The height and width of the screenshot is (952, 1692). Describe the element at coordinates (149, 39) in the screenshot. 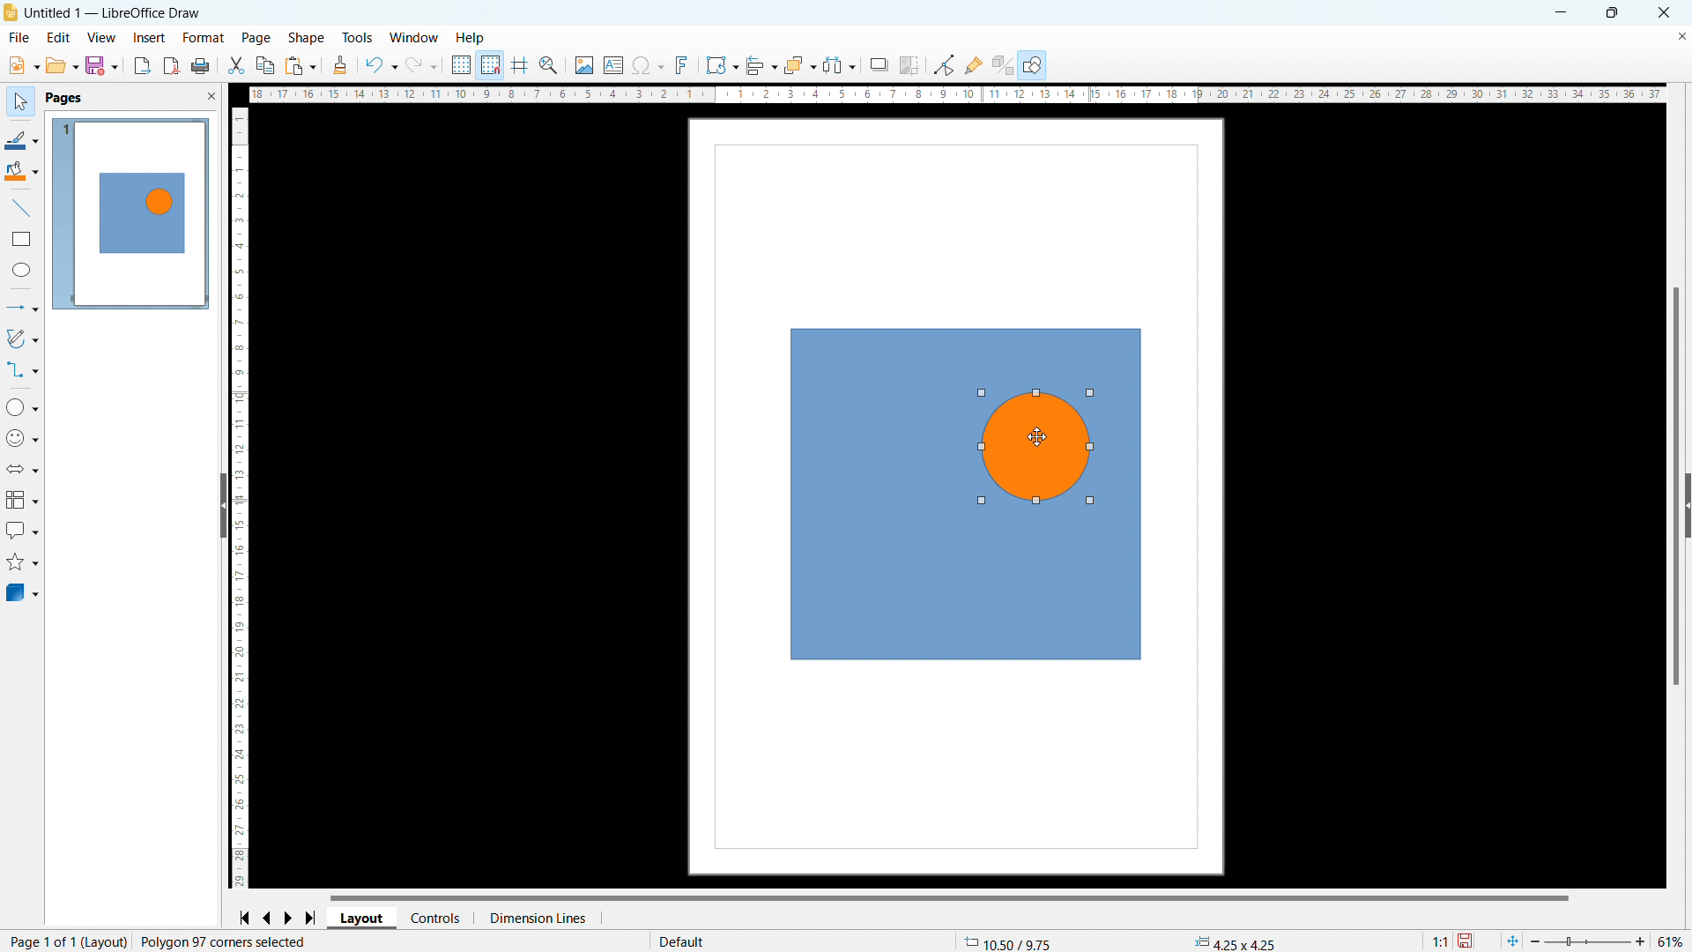

I see `insert` at that location.